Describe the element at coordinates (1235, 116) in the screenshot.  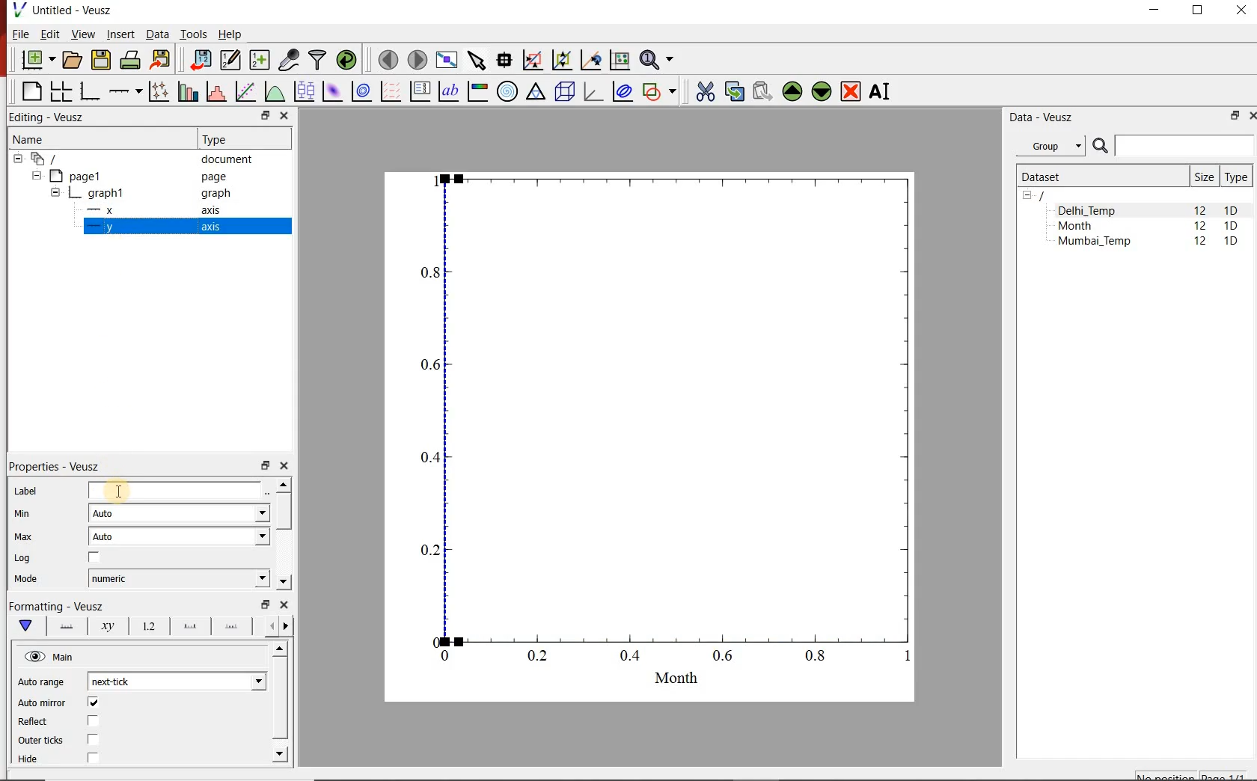
I see `RESTORE` at that location.